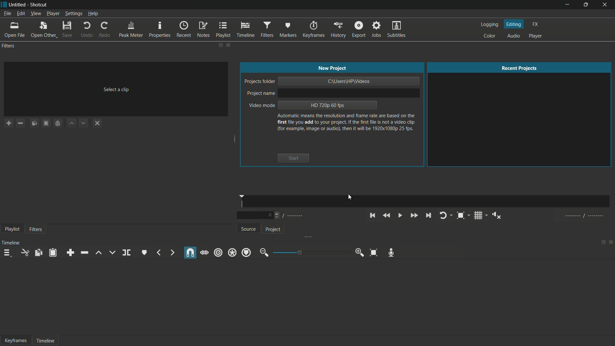 This screenshot has width=615, height=346. Describe the element at coordinates (478, 216) in the screenshot. I see `toggle grid` at that location.